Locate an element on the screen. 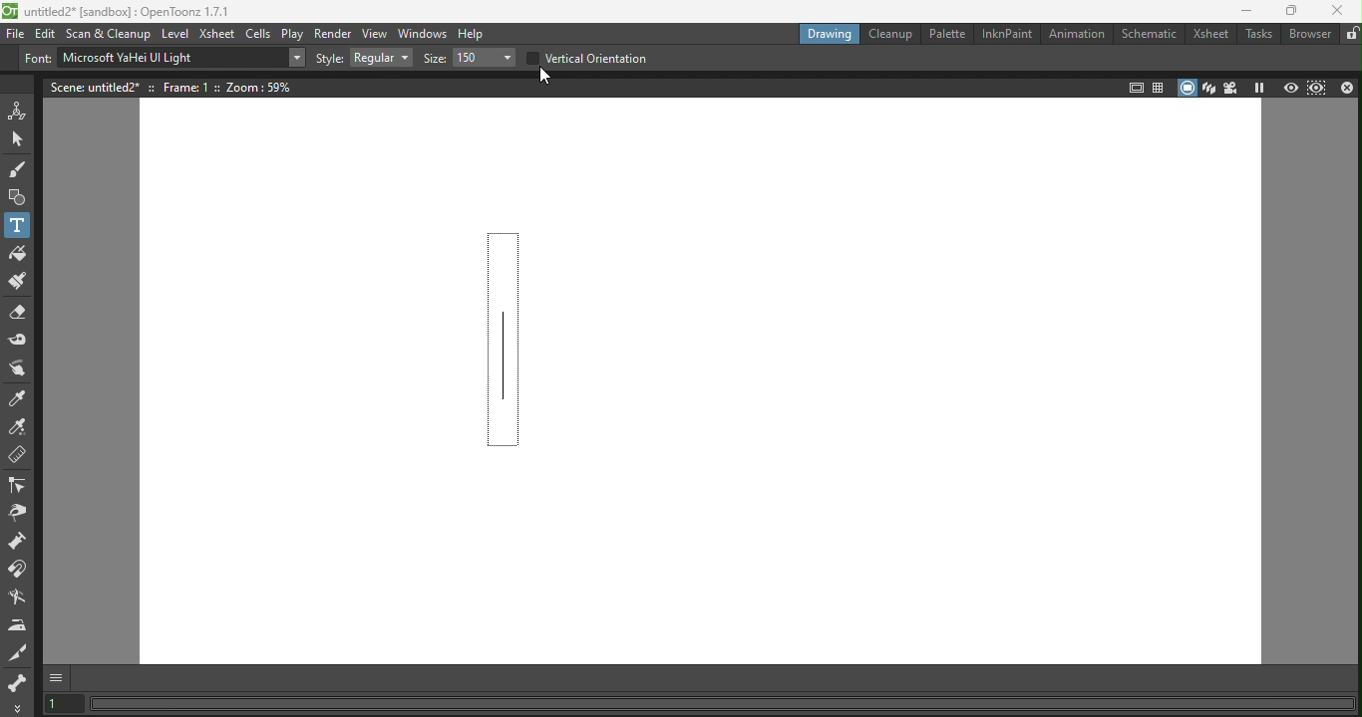 The width and height of the screenshot is (1362, 717). Tasks is located at coordinates (1255, 35).